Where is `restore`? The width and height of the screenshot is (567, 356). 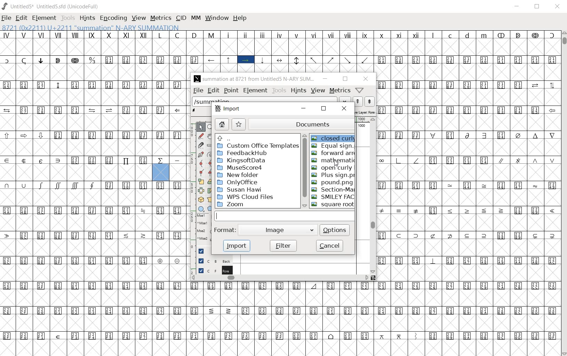 restore is located at coordinates (324, 109).